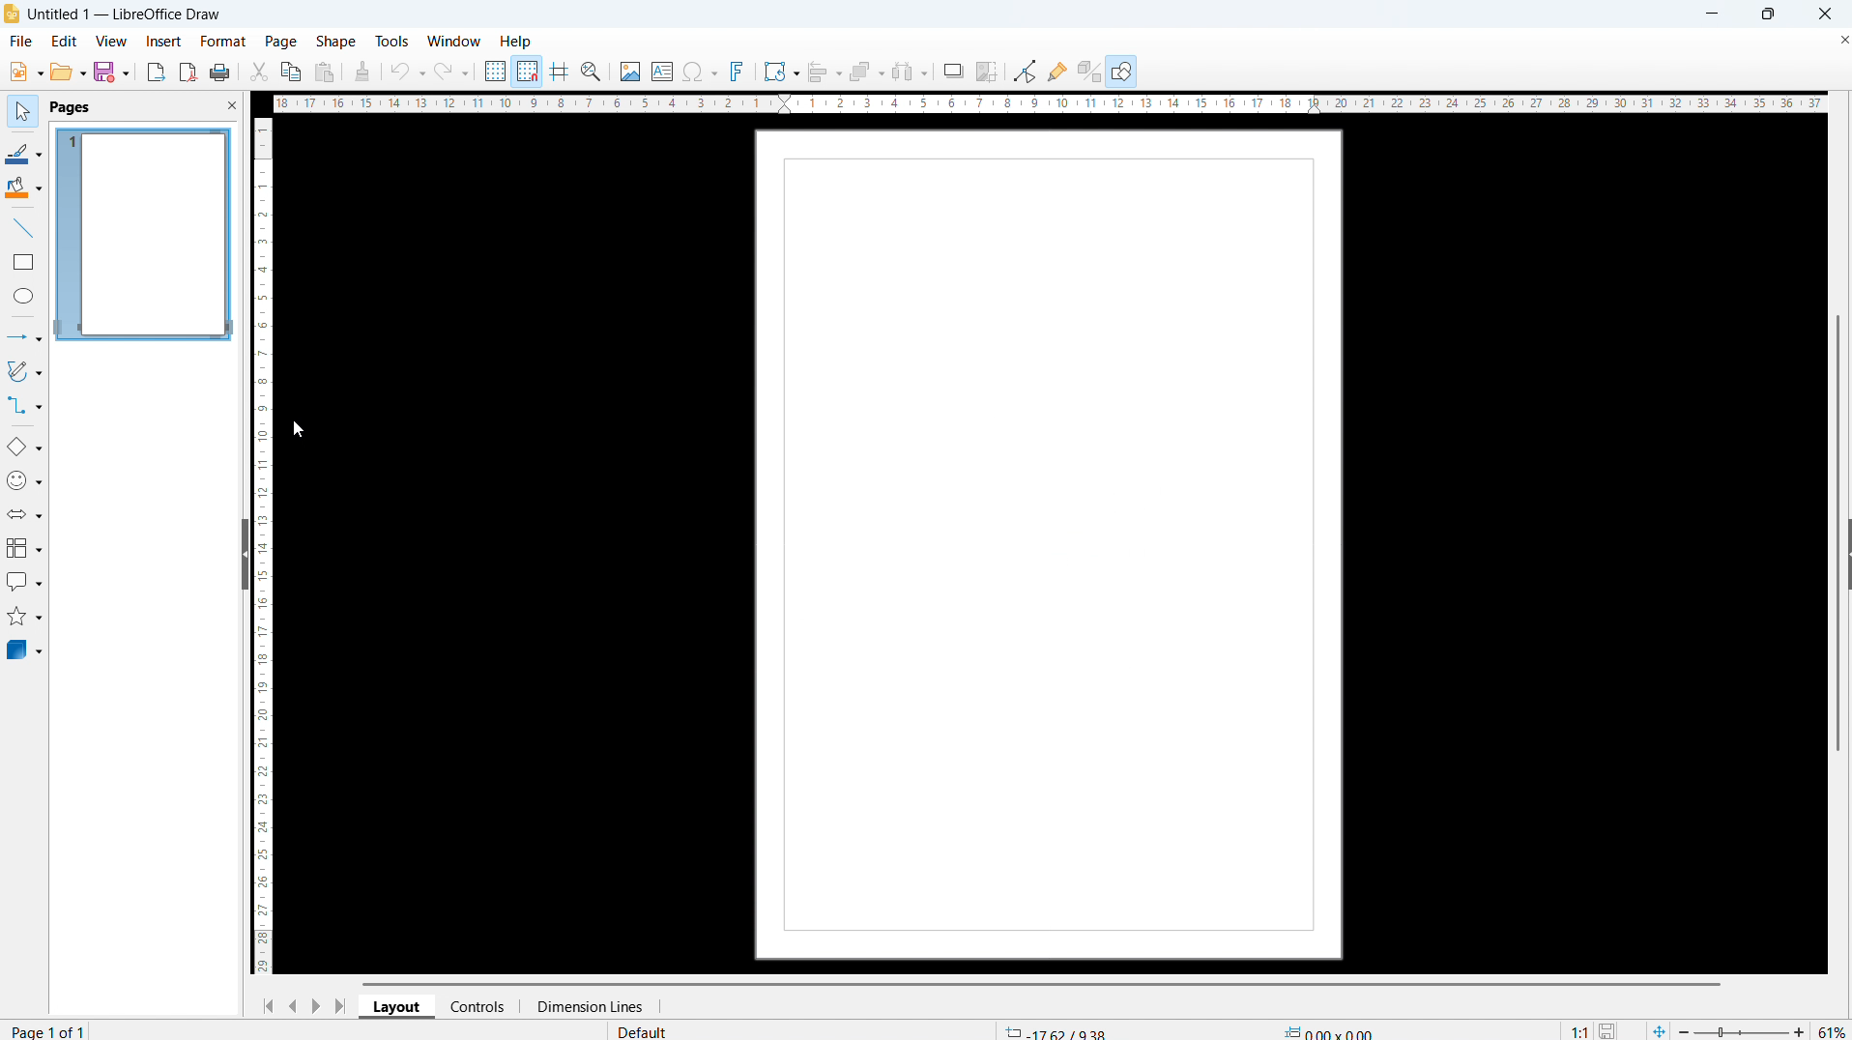 The width and height of the screenshot is (1852, 1040). What do you see at coordinates (24, 372) in the screenshot?
I see `curves and polygons` at bounding box center [24, 372].